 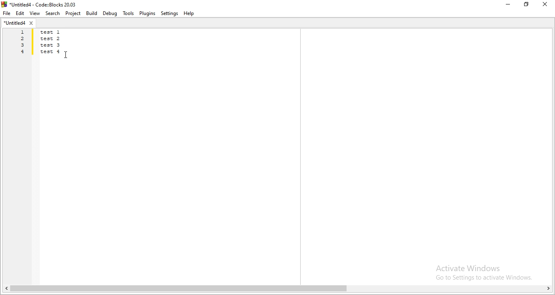 What do you see at coordinates (20, 24) in the screenshot?
I see `untitled4` at bounding box center [20, 24].